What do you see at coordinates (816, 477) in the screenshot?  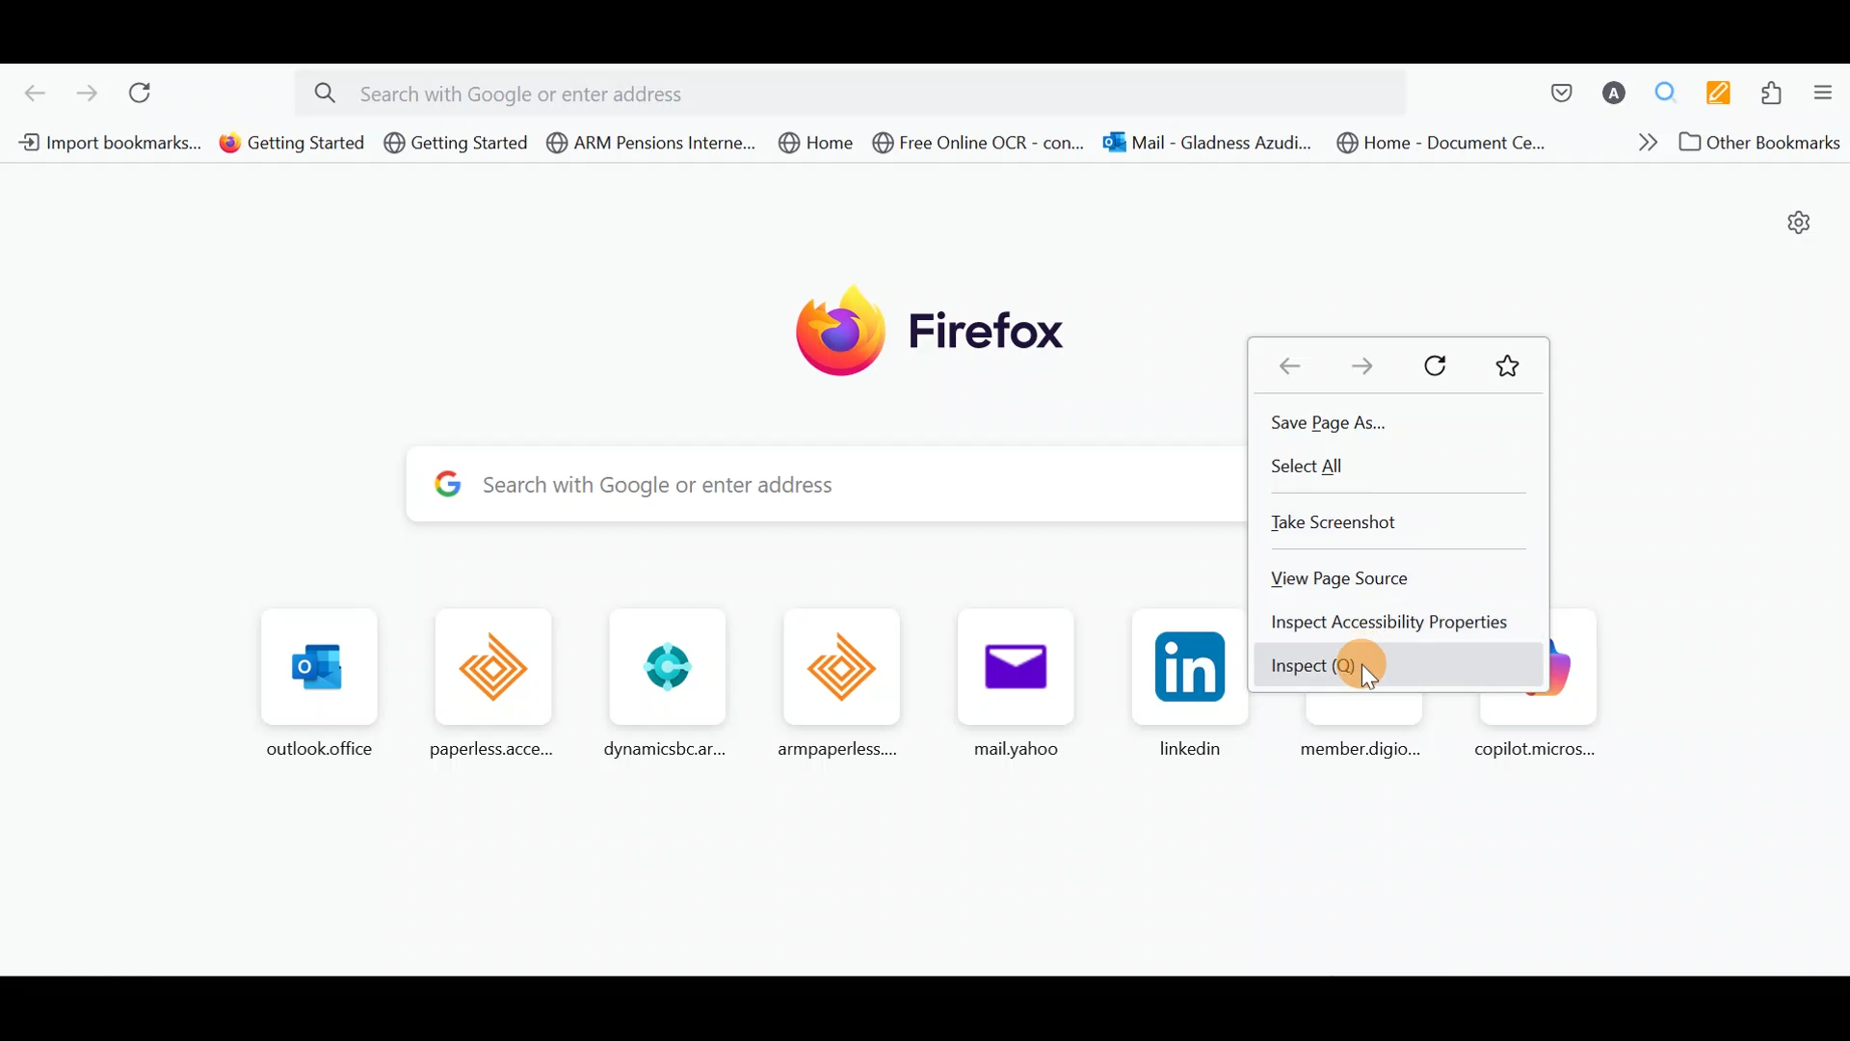 I see `Search bar` at bounding box center [816, 477].